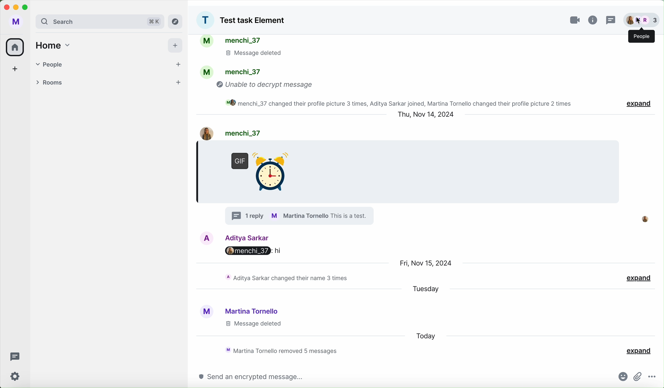 This screenshot has width=664, height=388. I want to click on 1 reply in thread, so click(246, 216).